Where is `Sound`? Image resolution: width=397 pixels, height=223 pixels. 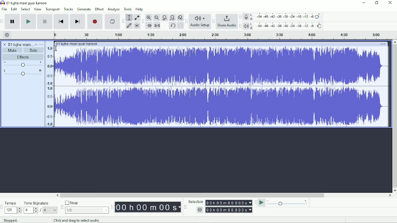 Sound is located at coordinates (49, 84).